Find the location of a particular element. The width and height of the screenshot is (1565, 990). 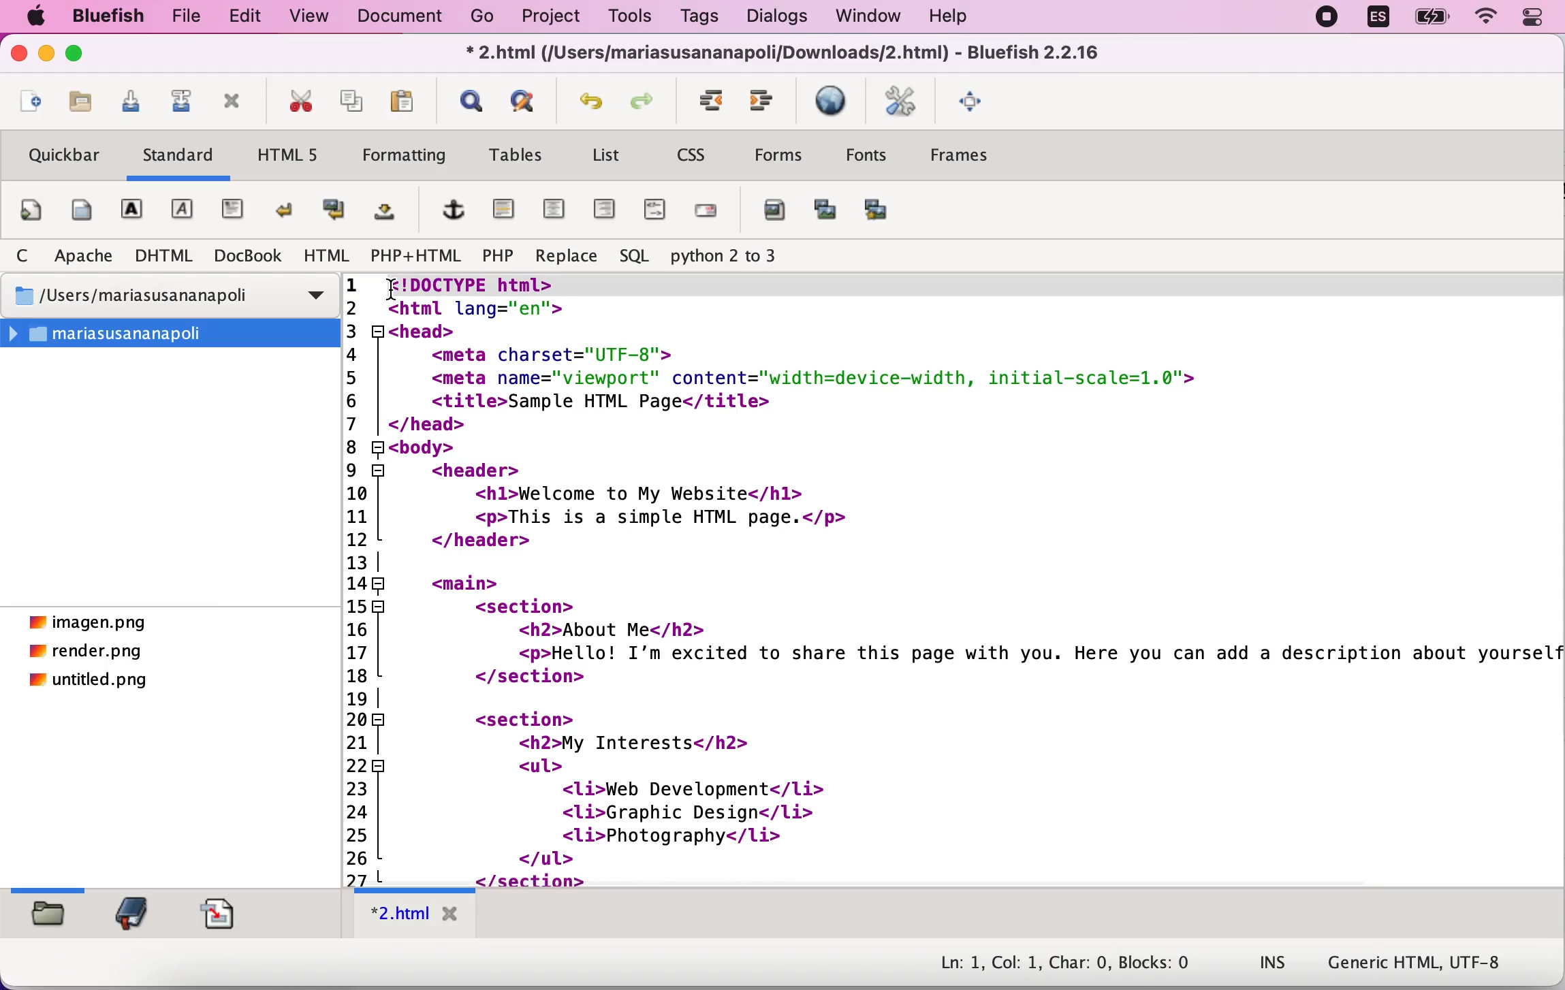

open file is located at coordinates (82, 103).